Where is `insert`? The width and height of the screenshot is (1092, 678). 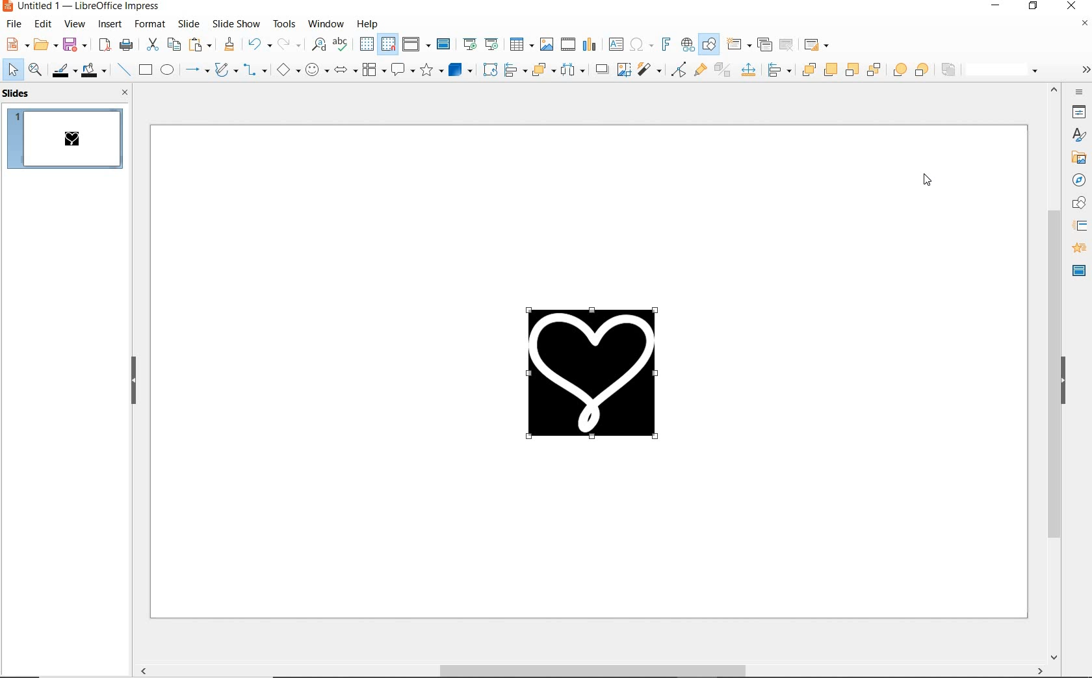
insert is located at coordinates (110, 26).